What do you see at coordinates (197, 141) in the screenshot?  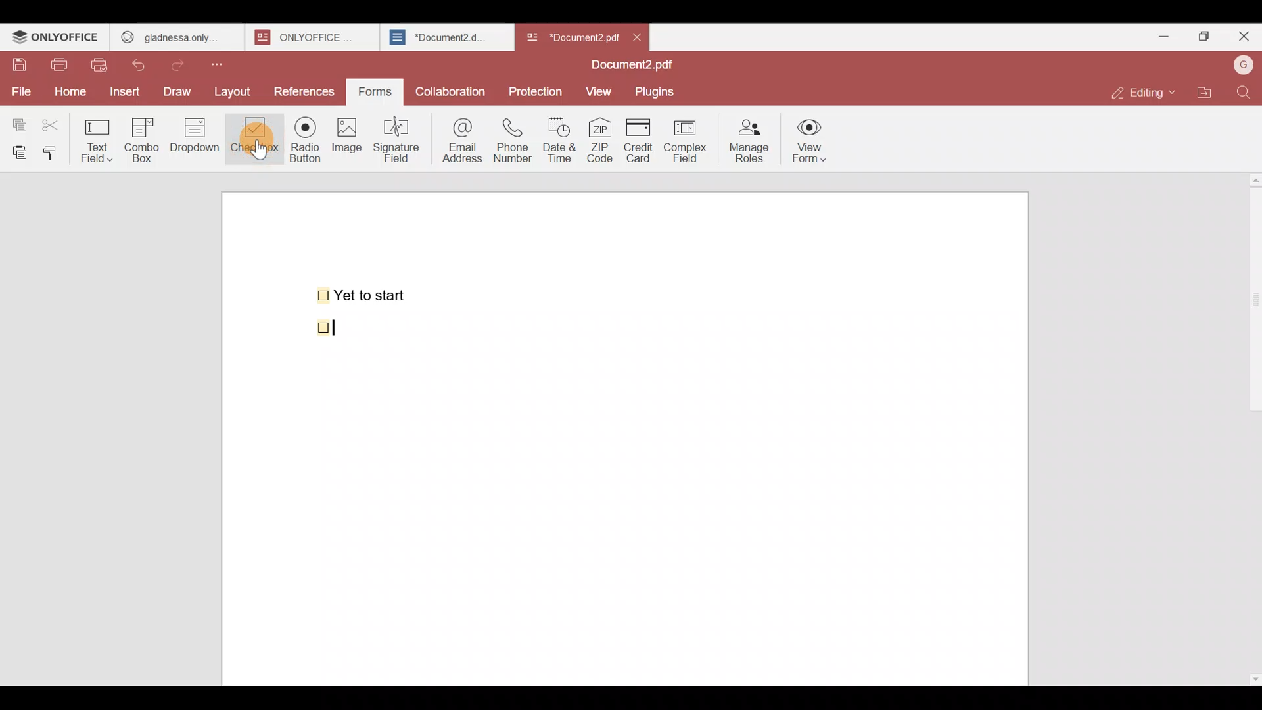 I see `Dropdown` at bounding box center [197, 141].